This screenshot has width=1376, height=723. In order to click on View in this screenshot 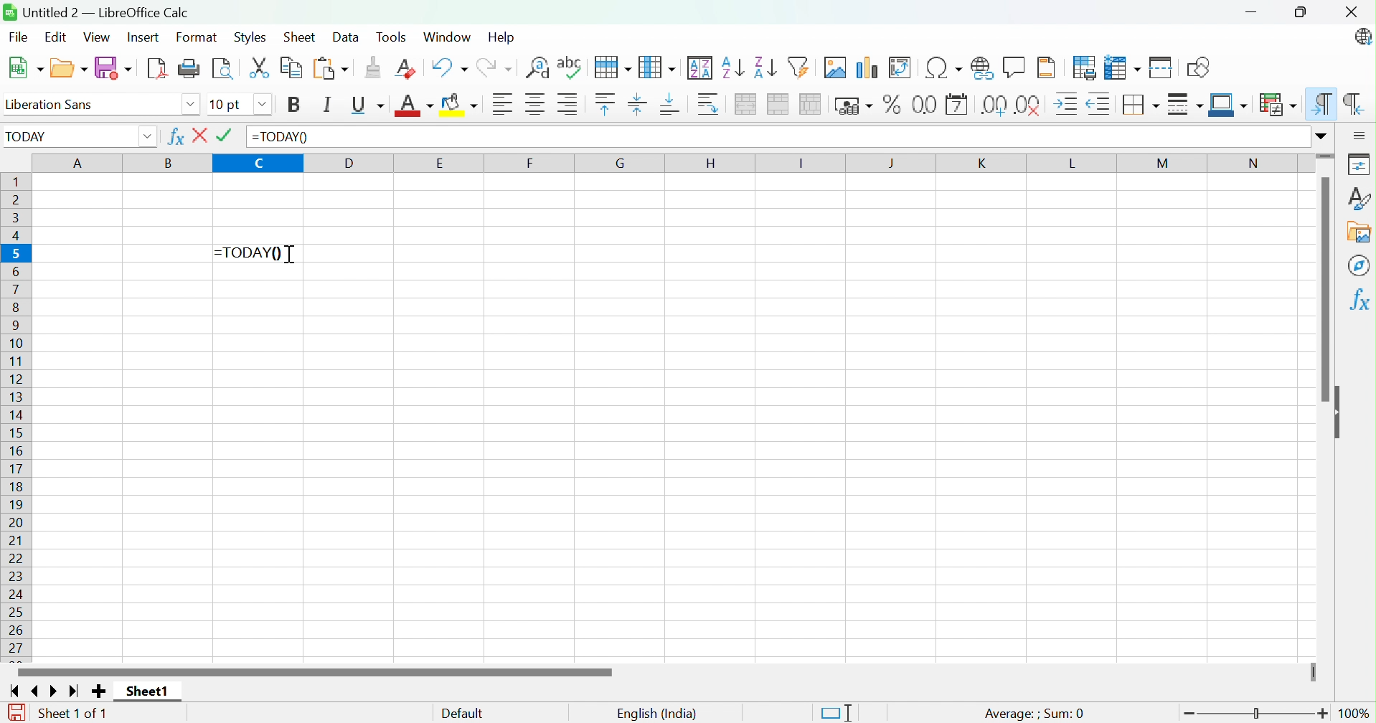, I will do `click(99, 37)`.